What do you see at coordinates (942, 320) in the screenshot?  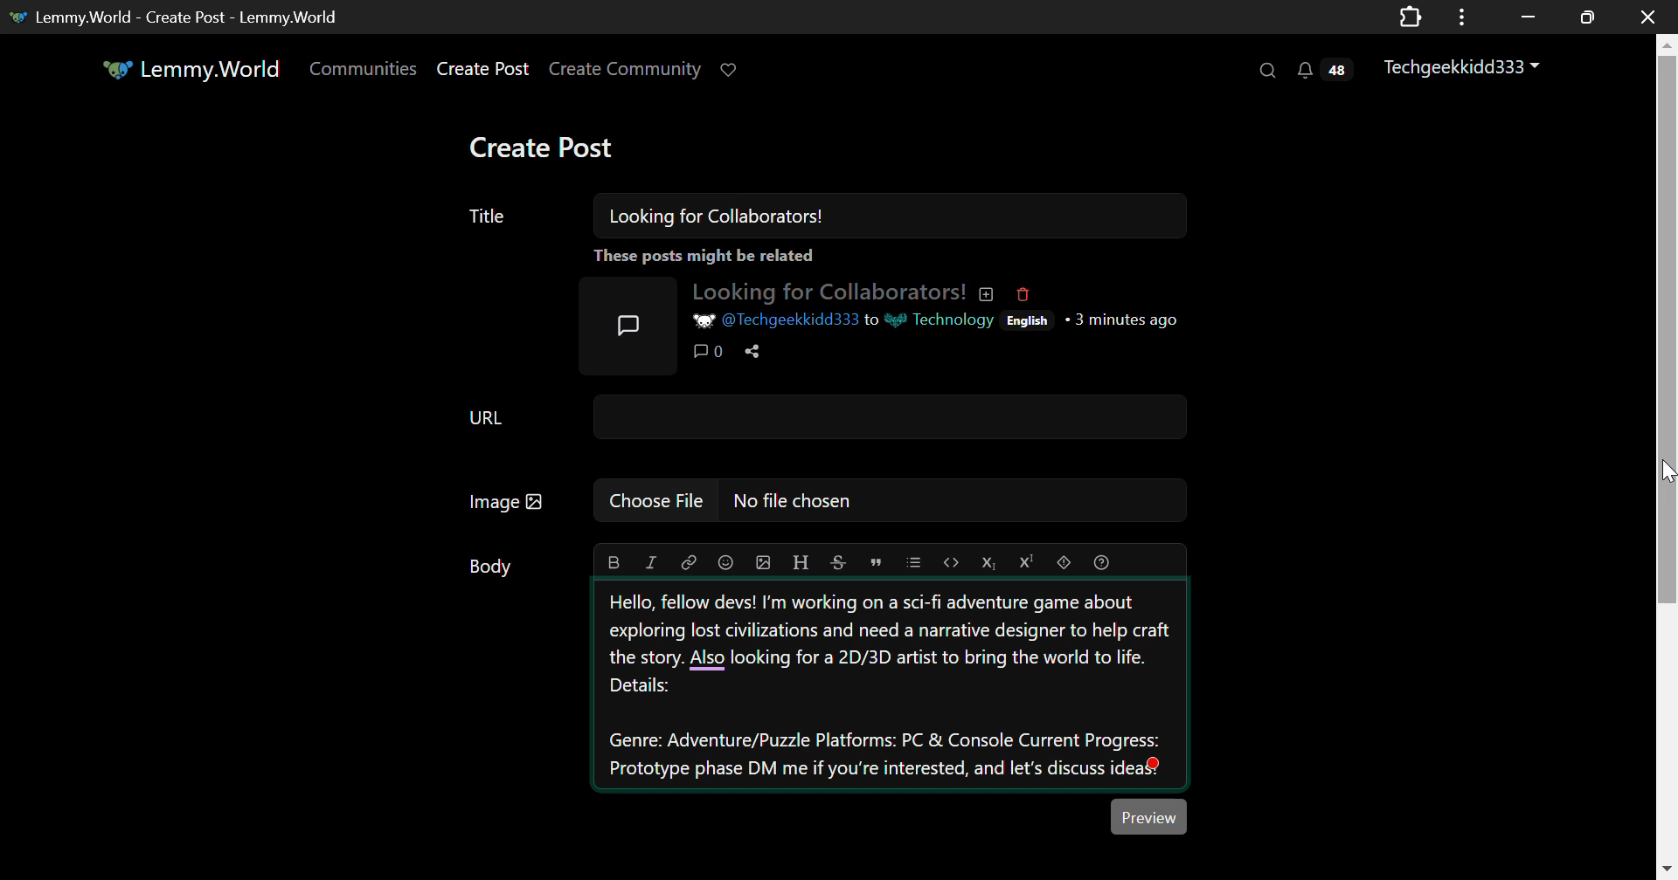 I see `Technology` at bounding box center [942, 320].